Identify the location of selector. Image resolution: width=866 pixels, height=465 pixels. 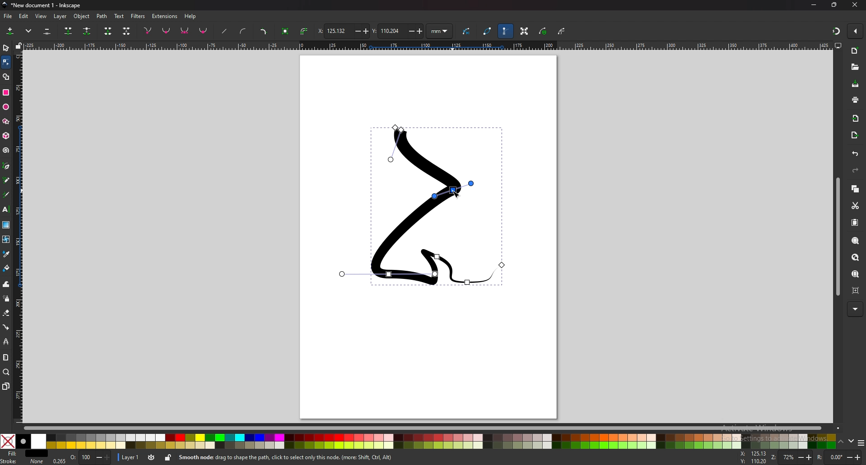
(6, 48).